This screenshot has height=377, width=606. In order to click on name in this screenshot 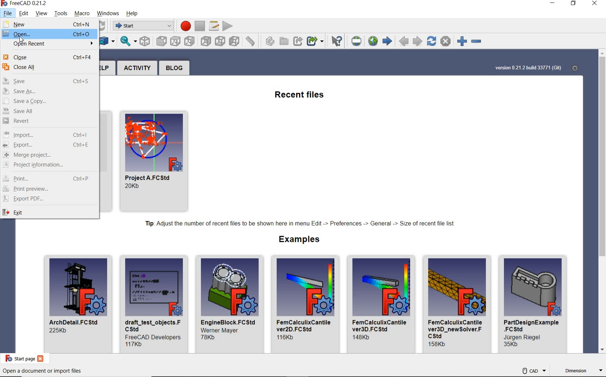, I will do `click(305, 325)`.